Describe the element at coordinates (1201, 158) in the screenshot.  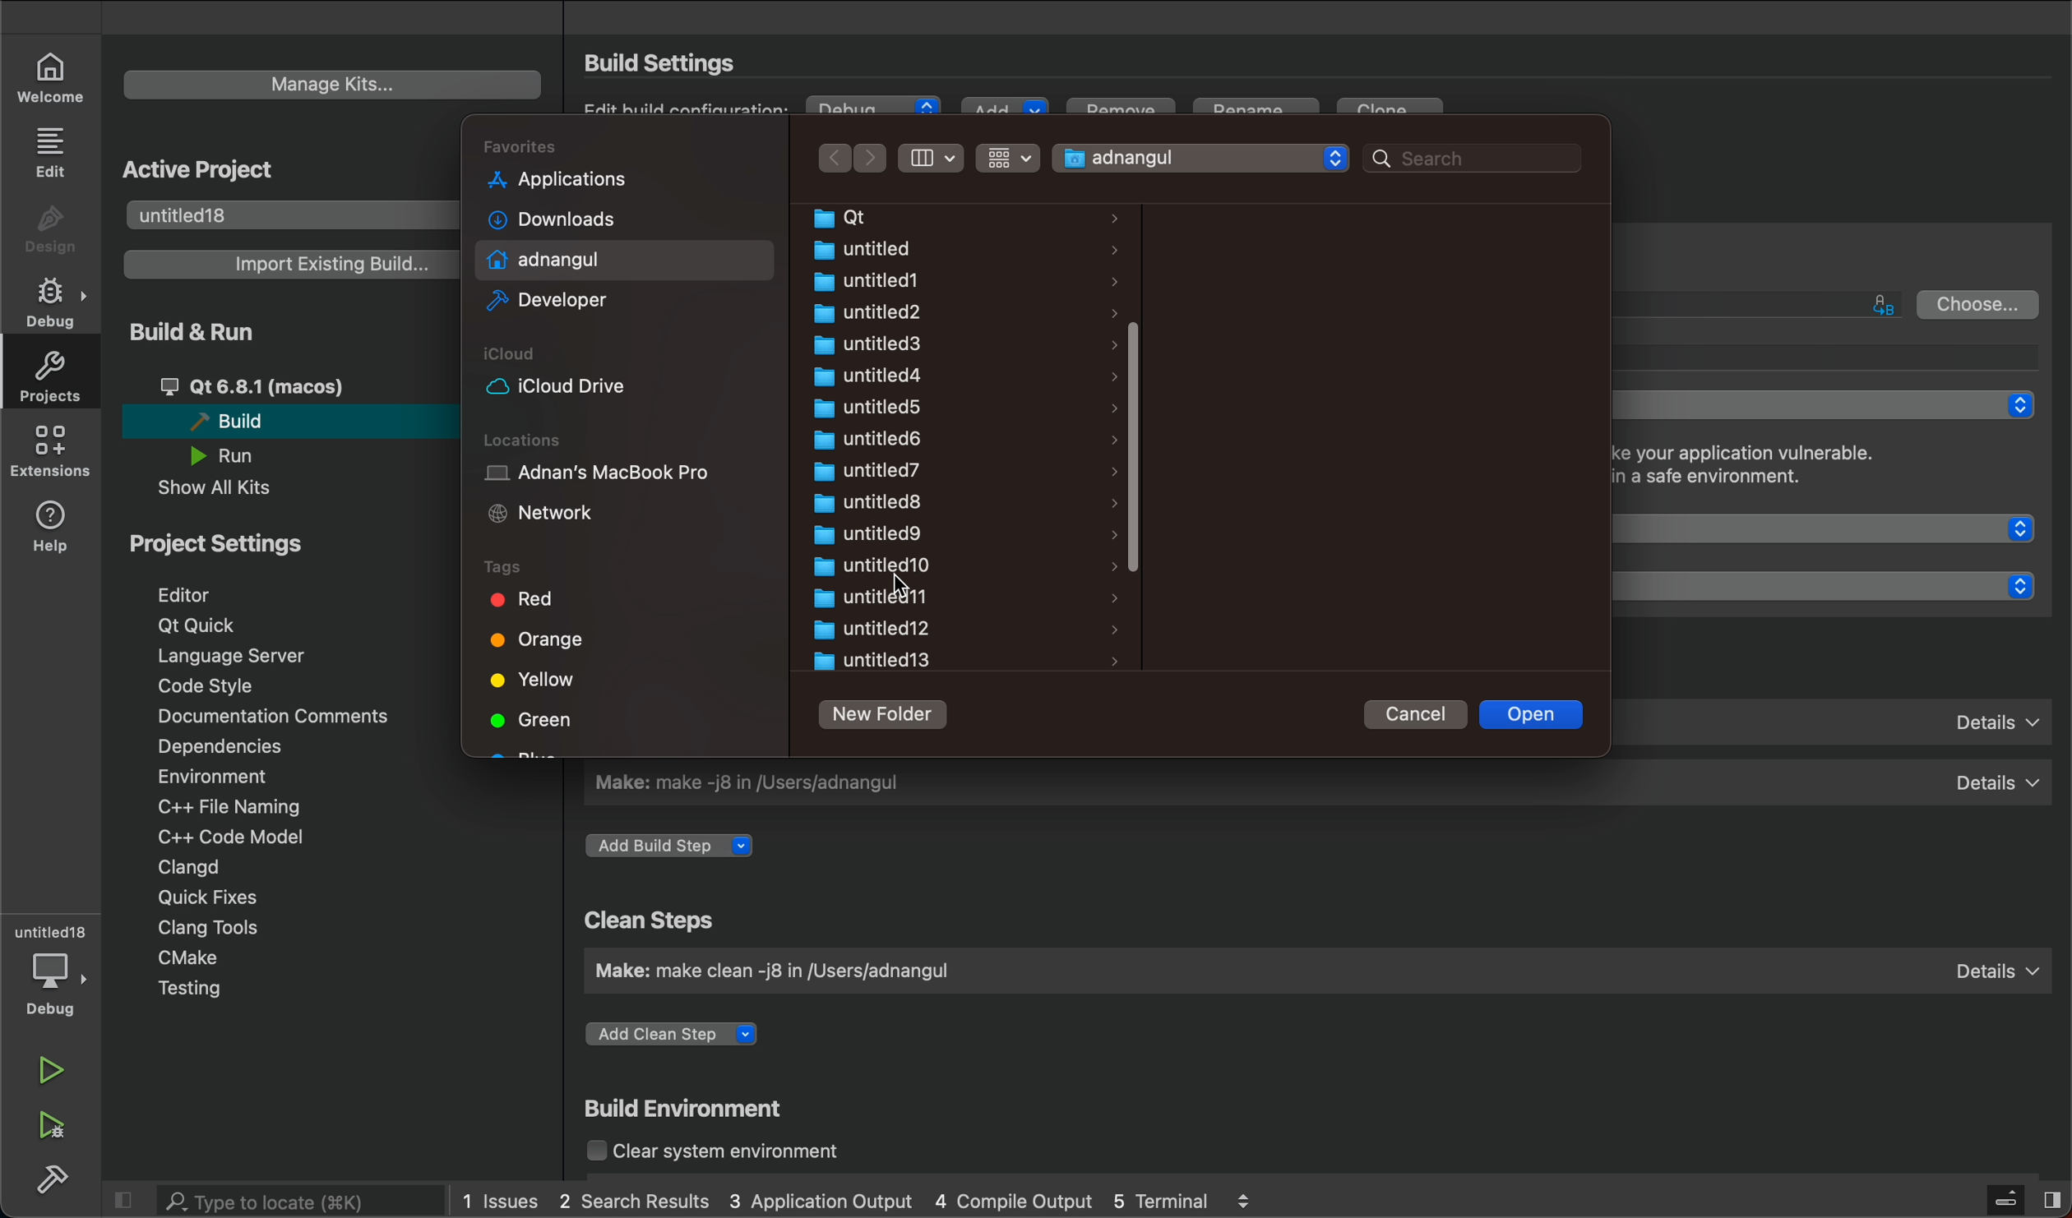
I see `adnangul` at that location.